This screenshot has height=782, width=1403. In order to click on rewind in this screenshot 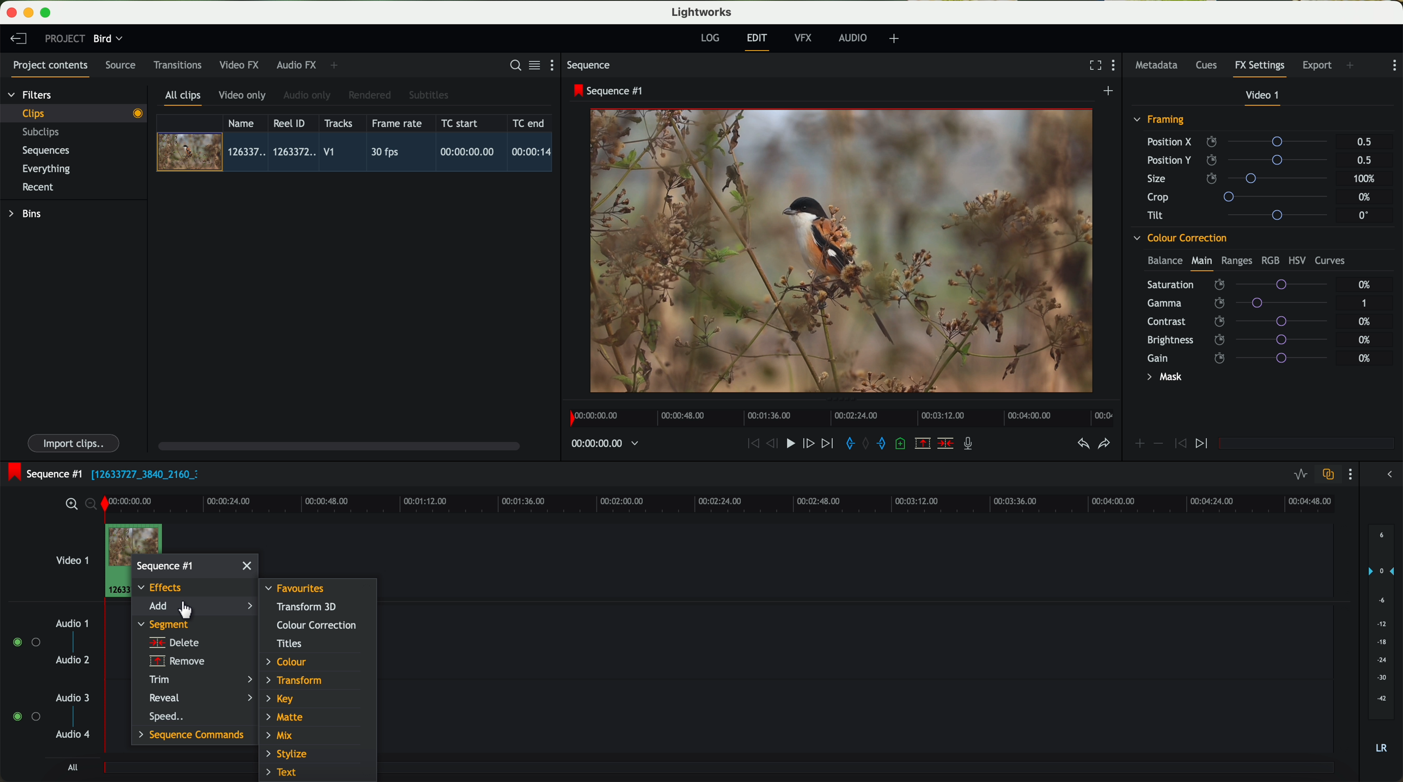, I will do `click(752, 444)`.